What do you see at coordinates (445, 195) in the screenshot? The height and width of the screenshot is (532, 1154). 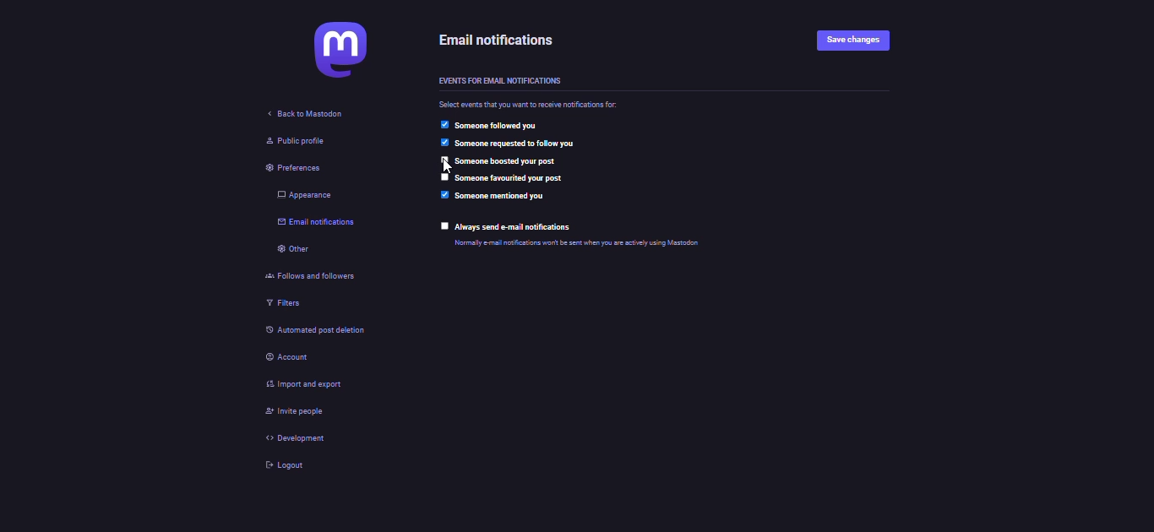 I see `enabled` at bounding box center [445, 195].